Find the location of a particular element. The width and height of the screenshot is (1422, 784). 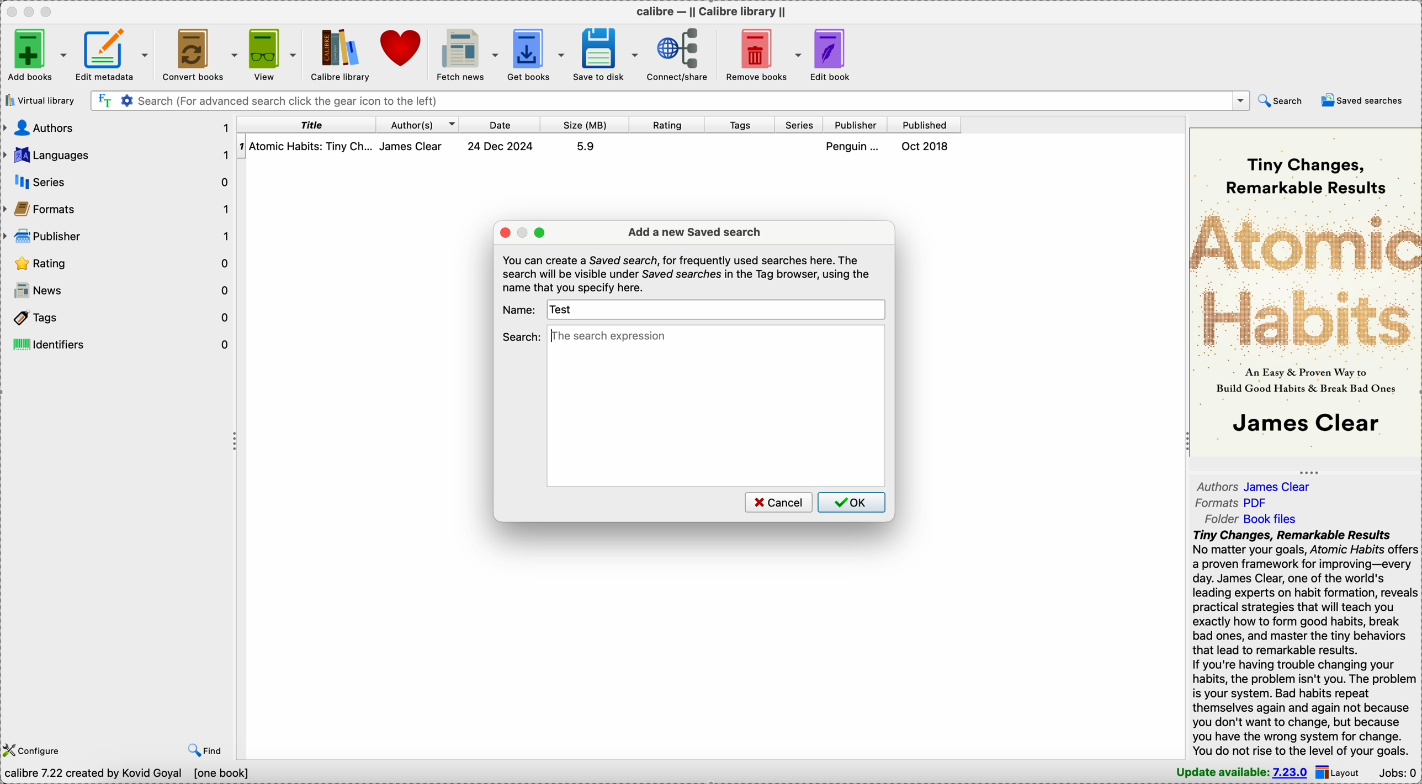

edit metadata is located at coordinates (114, 52).